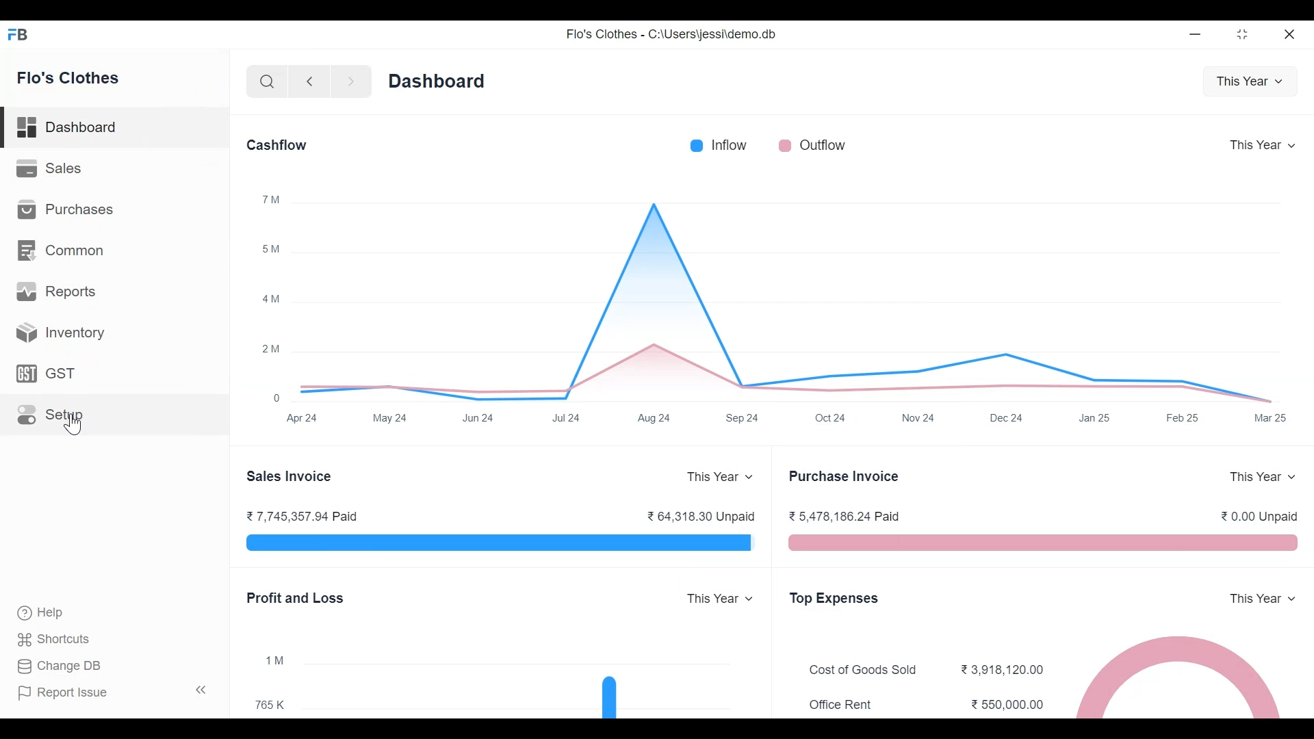 The width and height of the screenshot is (1314, 739). What do you see at coordinates (846, 475) in the screenshot?
I see `Purchase Invoice` at bounding box center [846, 475].